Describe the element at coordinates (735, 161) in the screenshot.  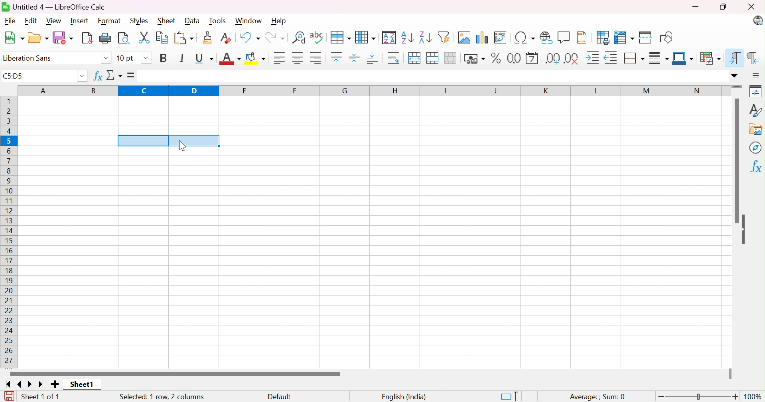
I see `Scroll Bar` at that location.